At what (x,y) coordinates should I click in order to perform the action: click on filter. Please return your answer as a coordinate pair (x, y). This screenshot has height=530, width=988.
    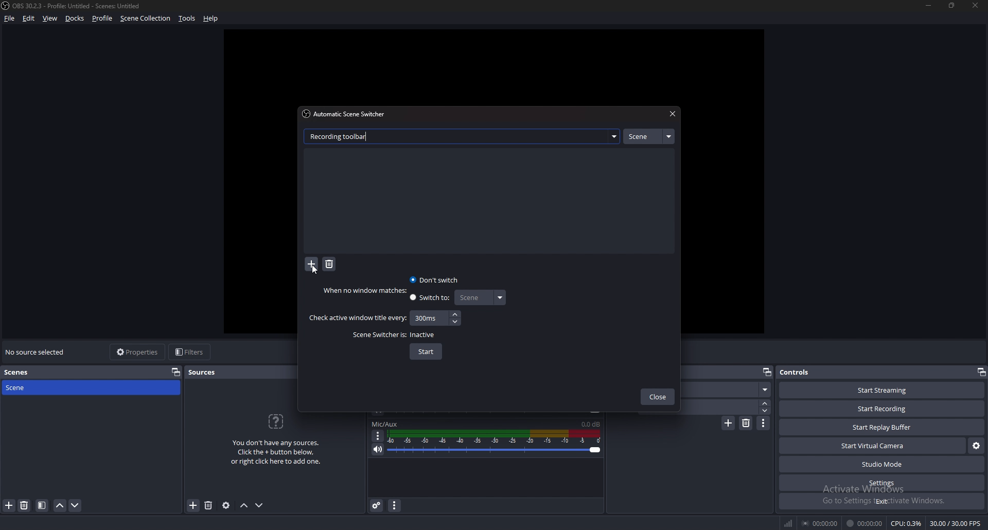
    Looking at the image, I should click on (42, 505).